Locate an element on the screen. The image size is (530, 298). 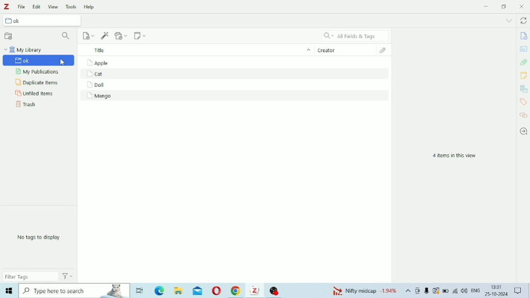
List all tabs is located at coordinates (509, 20).